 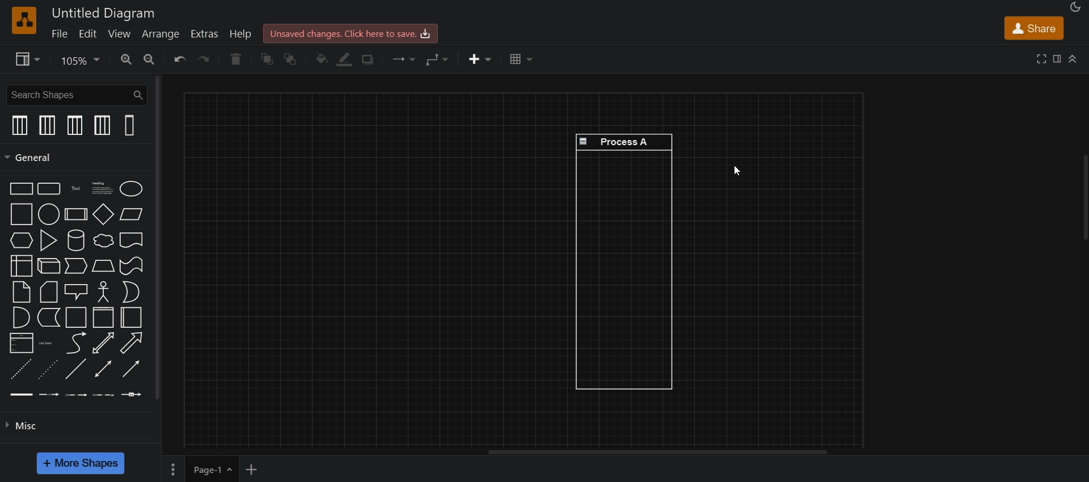 I want to click on list item, so click(x=48, y=343).